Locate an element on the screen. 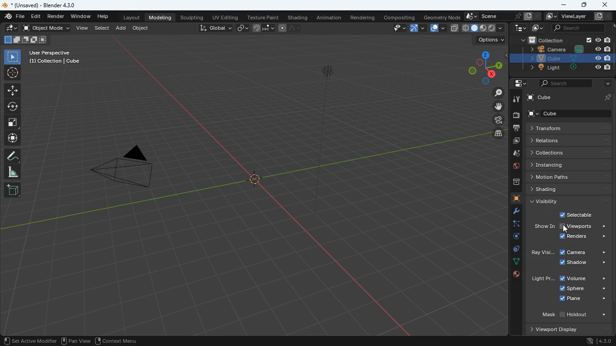 This screenshot has height=346, width=616. light is located at coordinates (543, 279).